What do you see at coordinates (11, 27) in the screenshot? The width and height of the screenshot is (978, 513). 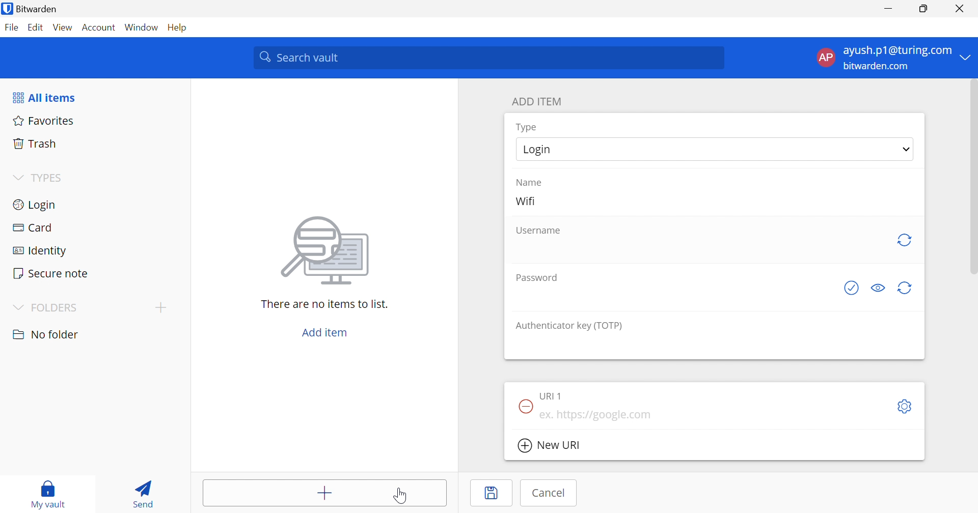 I see `File` at bounding box center [11, 27].